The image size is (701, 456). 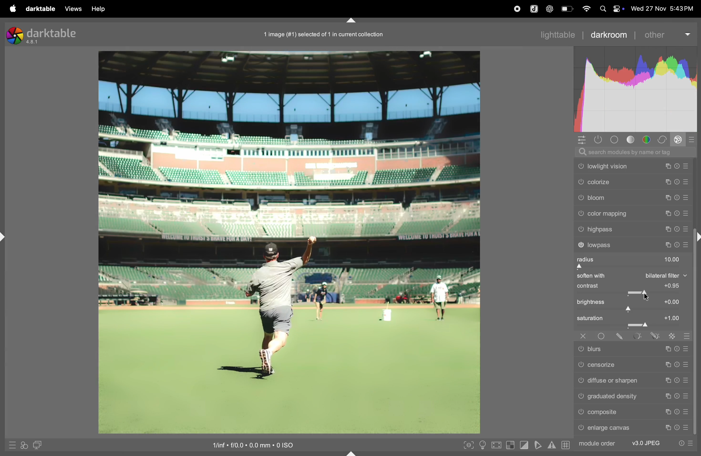 I want to click on quick acess to presets, so click(x=10, y=445).